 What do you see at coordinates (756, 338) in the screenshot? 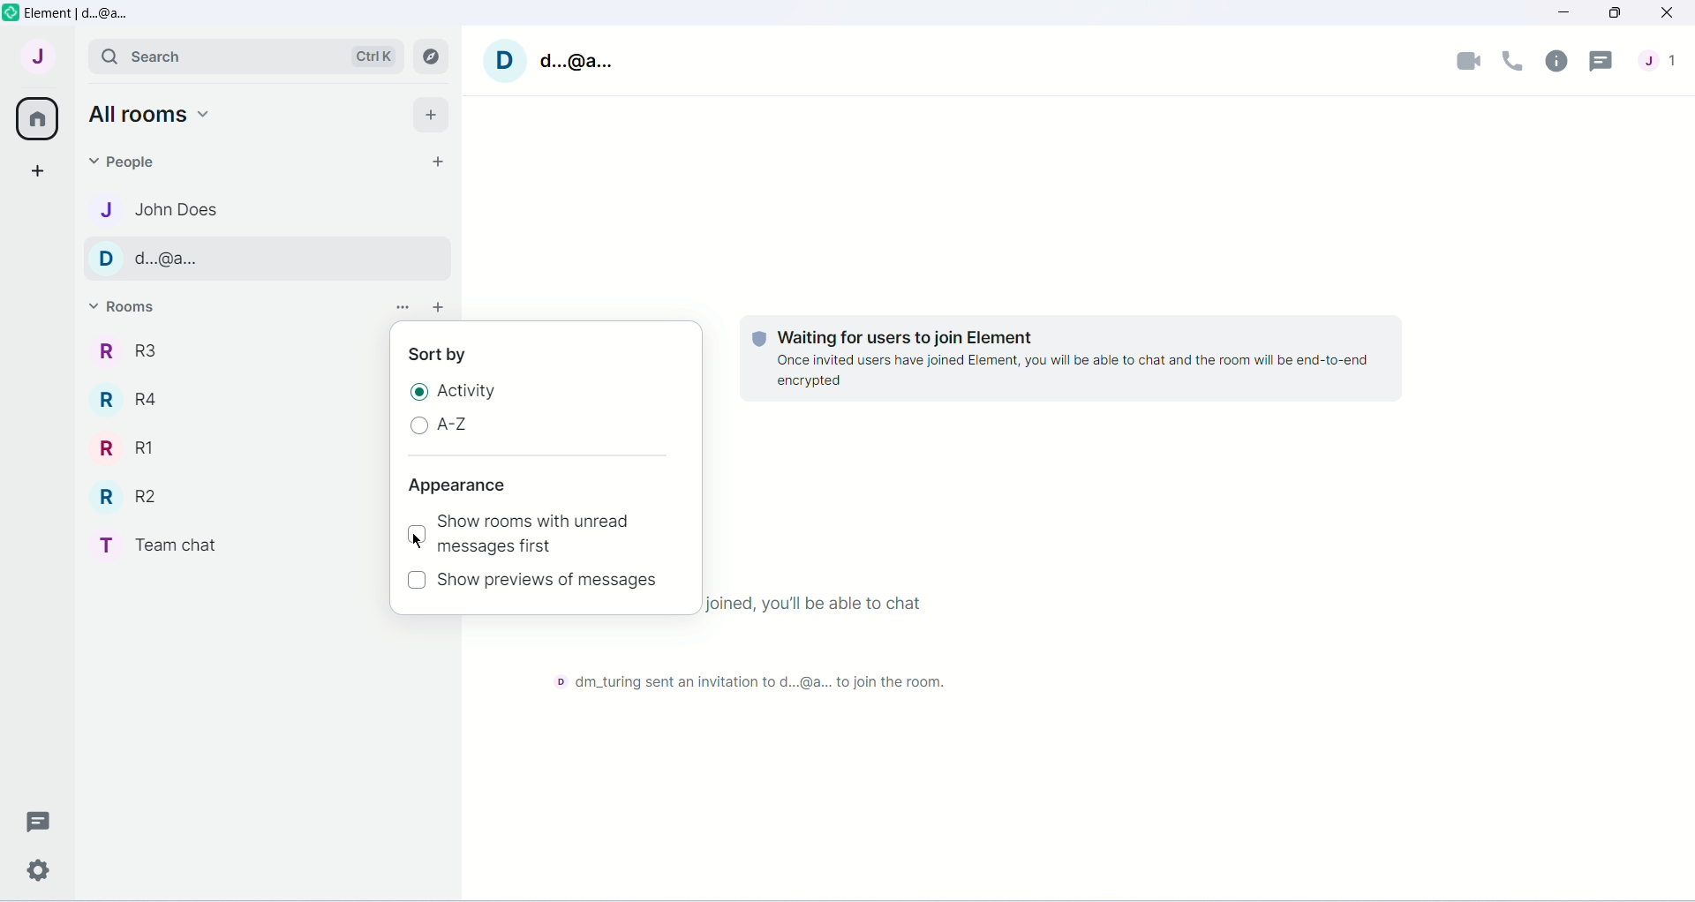
I see `tracking logo` at bounding box center [756, 338].